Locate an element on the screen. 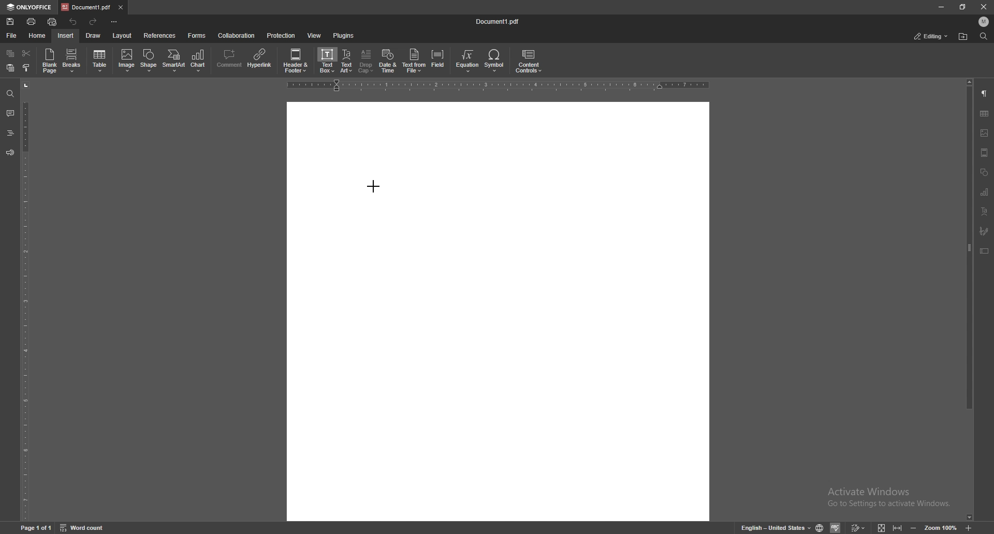 The height and width of the screenshot is (534, 994). expand is located at coordinates (888, 528).